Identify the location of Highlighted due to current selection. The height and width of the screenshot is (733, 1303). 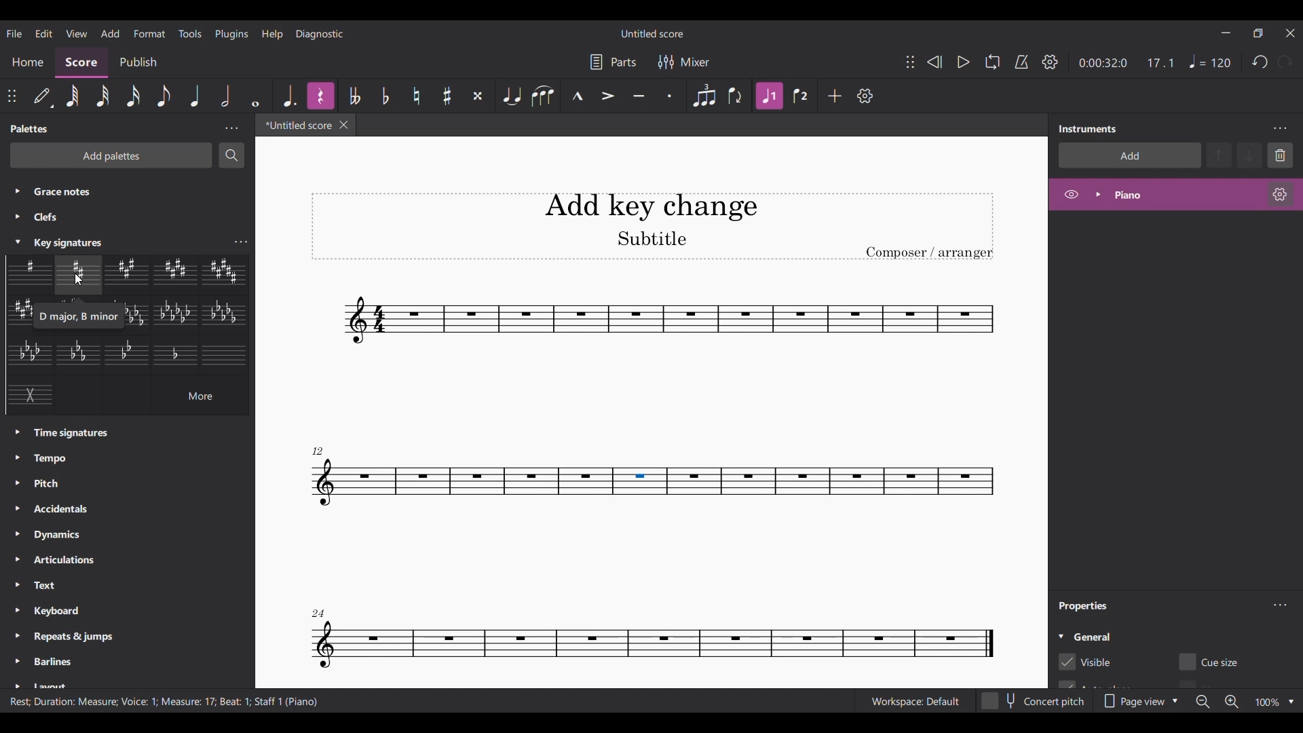
(320, 96).